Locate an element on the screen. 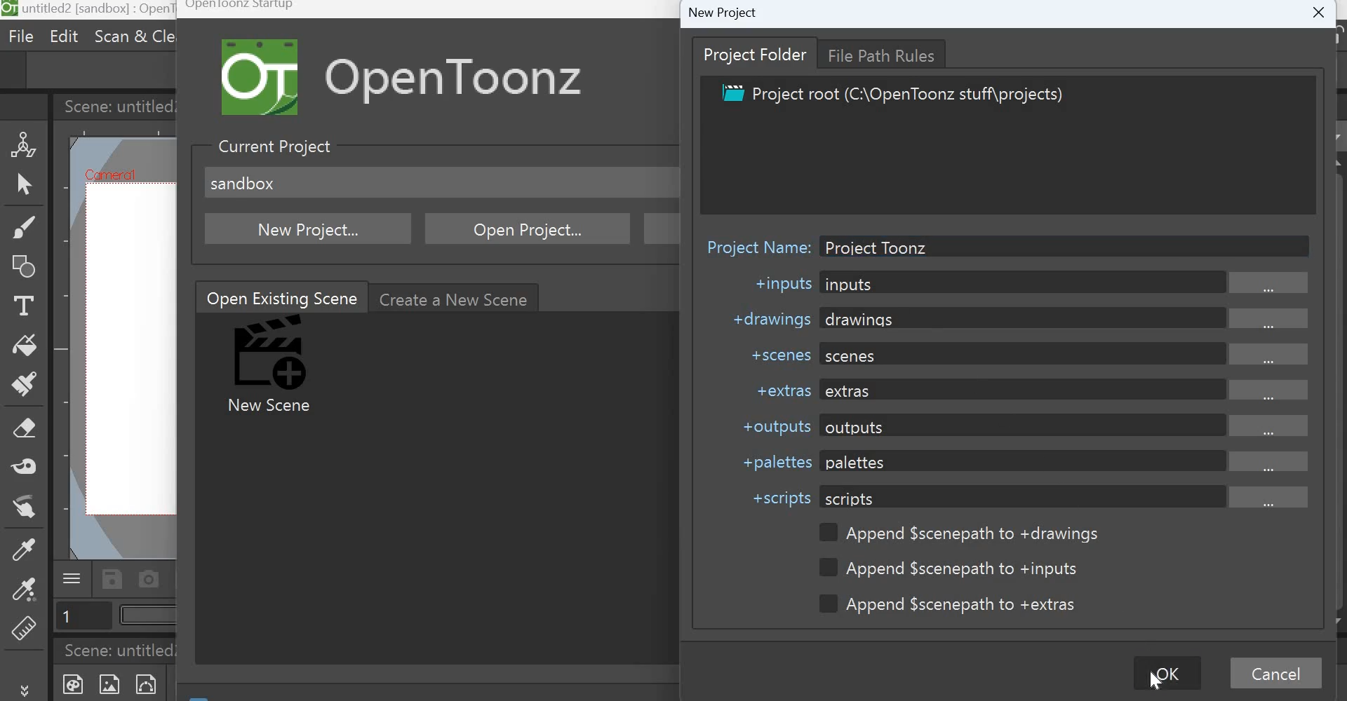  +extras is located at coordinates (776, 390).